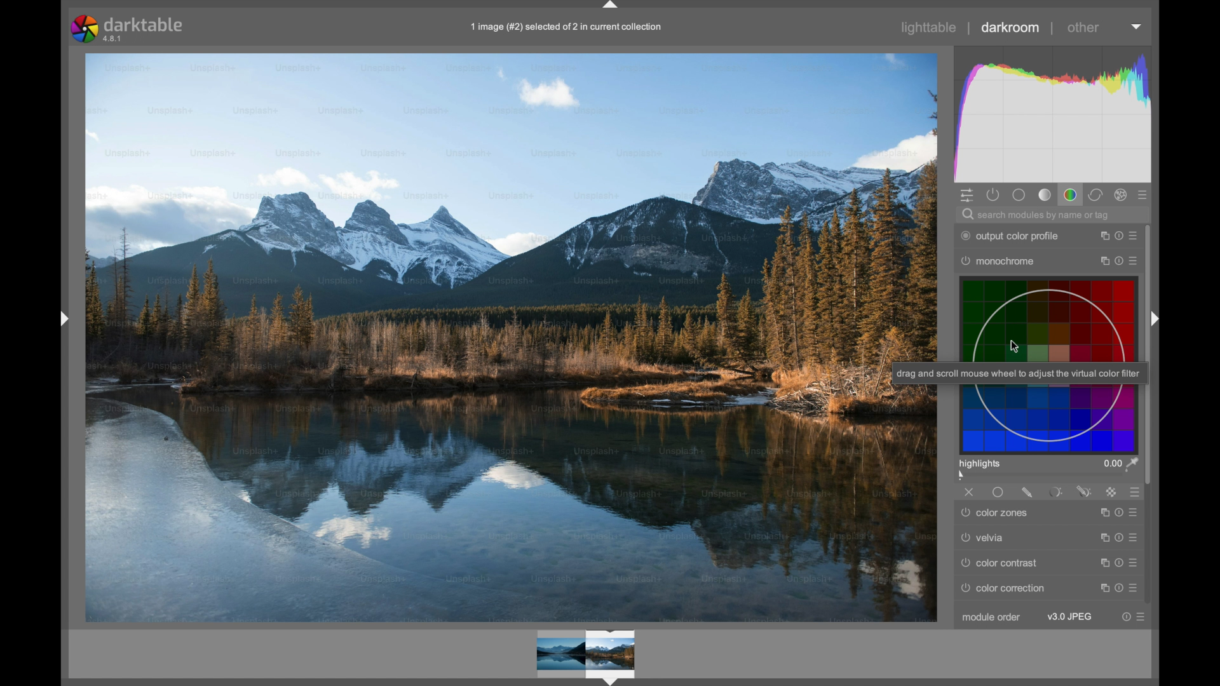  What do you see at coordinates (1137, 537) in the screenshot?
I see `presets` at bounding box center [1137, 537].